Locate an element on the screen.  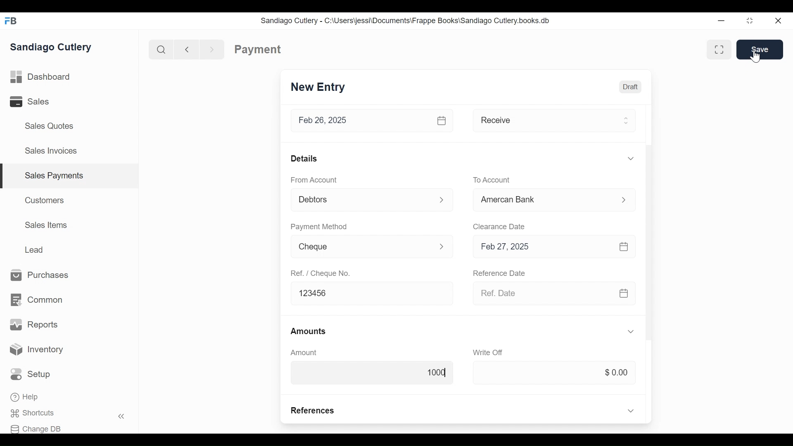
Minimize is located at coordinates (721, 21).